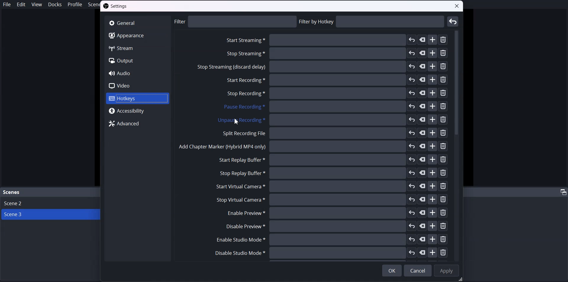 The height and width of the screenshot is (282, 568). Describe the element at coordinates (137, 99) in the screenshot. I see `Hotkeys` at that location.